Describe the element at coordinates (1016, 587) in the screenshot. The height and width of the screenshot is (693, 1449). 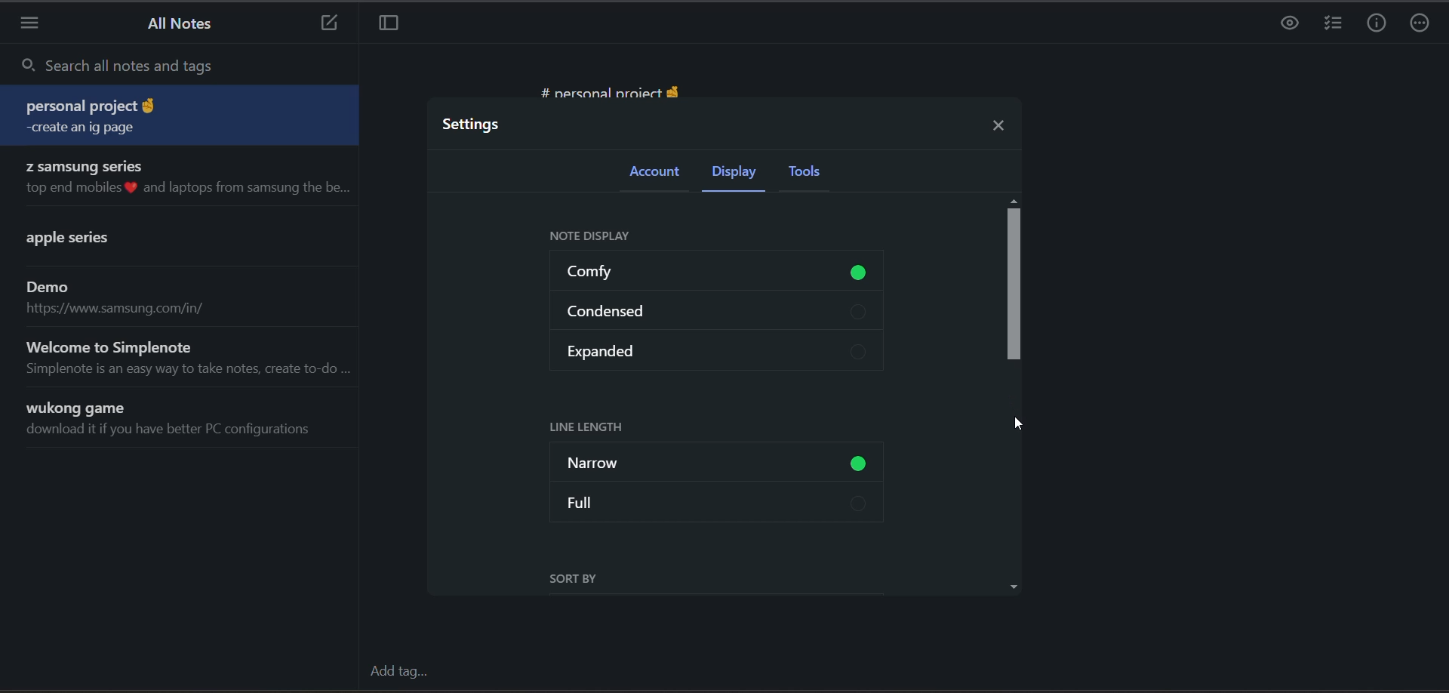
I see `Down` at that location.